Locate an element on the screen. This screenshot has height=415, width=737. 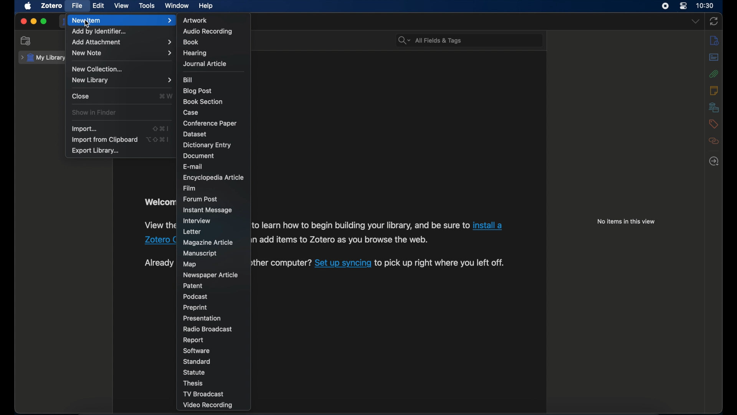
thesis is located at coordinates (194, 383).